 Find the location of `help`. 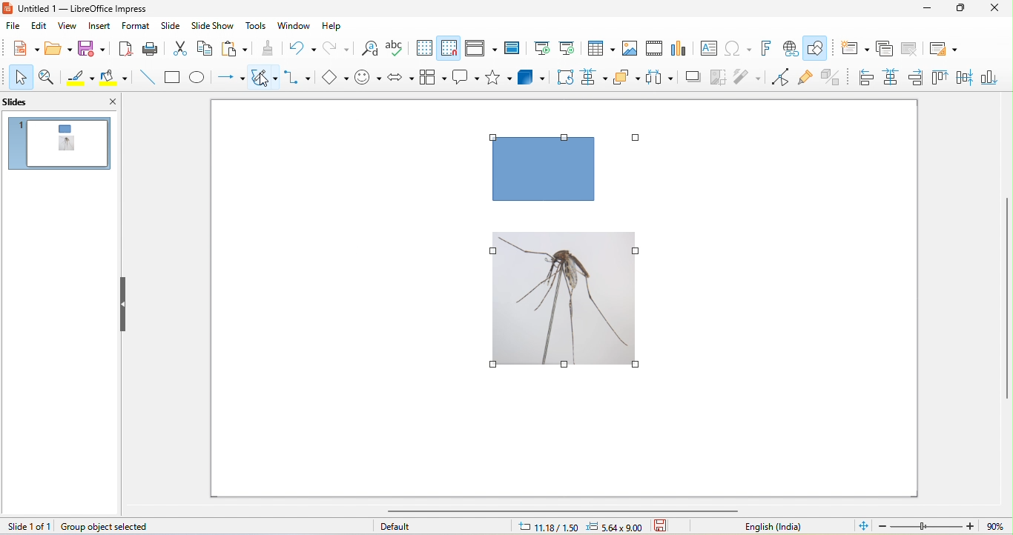

help is located at coordinates (335, 28).